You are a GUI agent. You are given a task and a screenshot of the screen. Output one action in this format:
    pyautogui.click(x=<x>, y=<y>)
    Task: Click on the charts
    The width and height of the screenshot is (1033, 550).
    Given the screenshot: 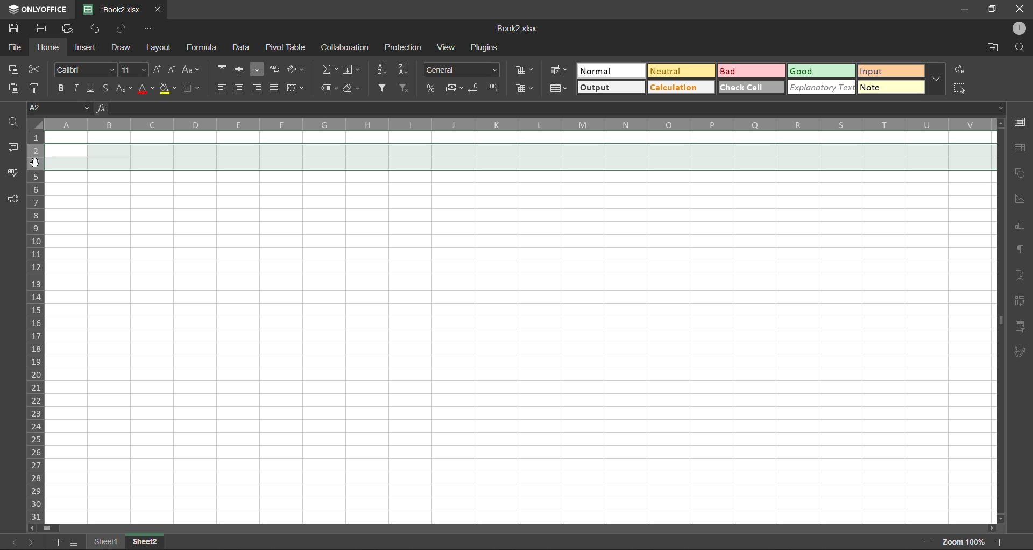 What is the action you would take?
    pyautogui.click(x=1021, y=227)
    